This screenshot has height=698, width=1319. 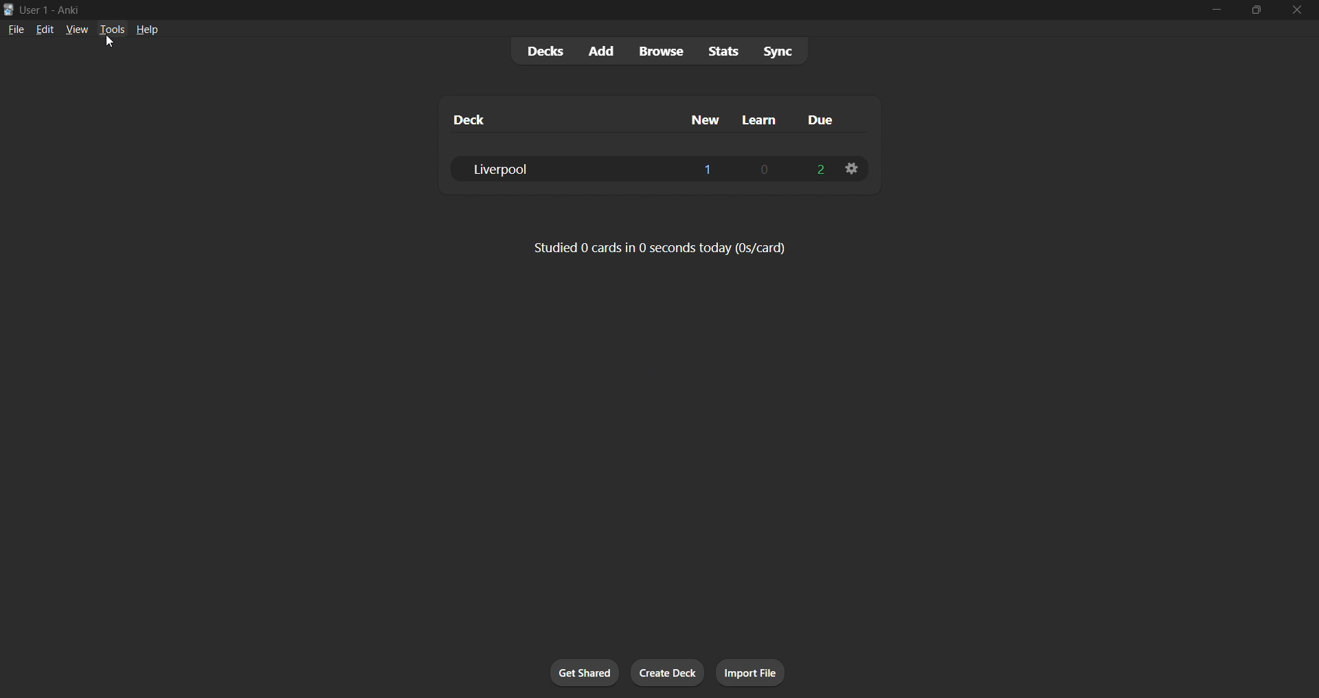 I want to click on add, so click(x=598, y=51).